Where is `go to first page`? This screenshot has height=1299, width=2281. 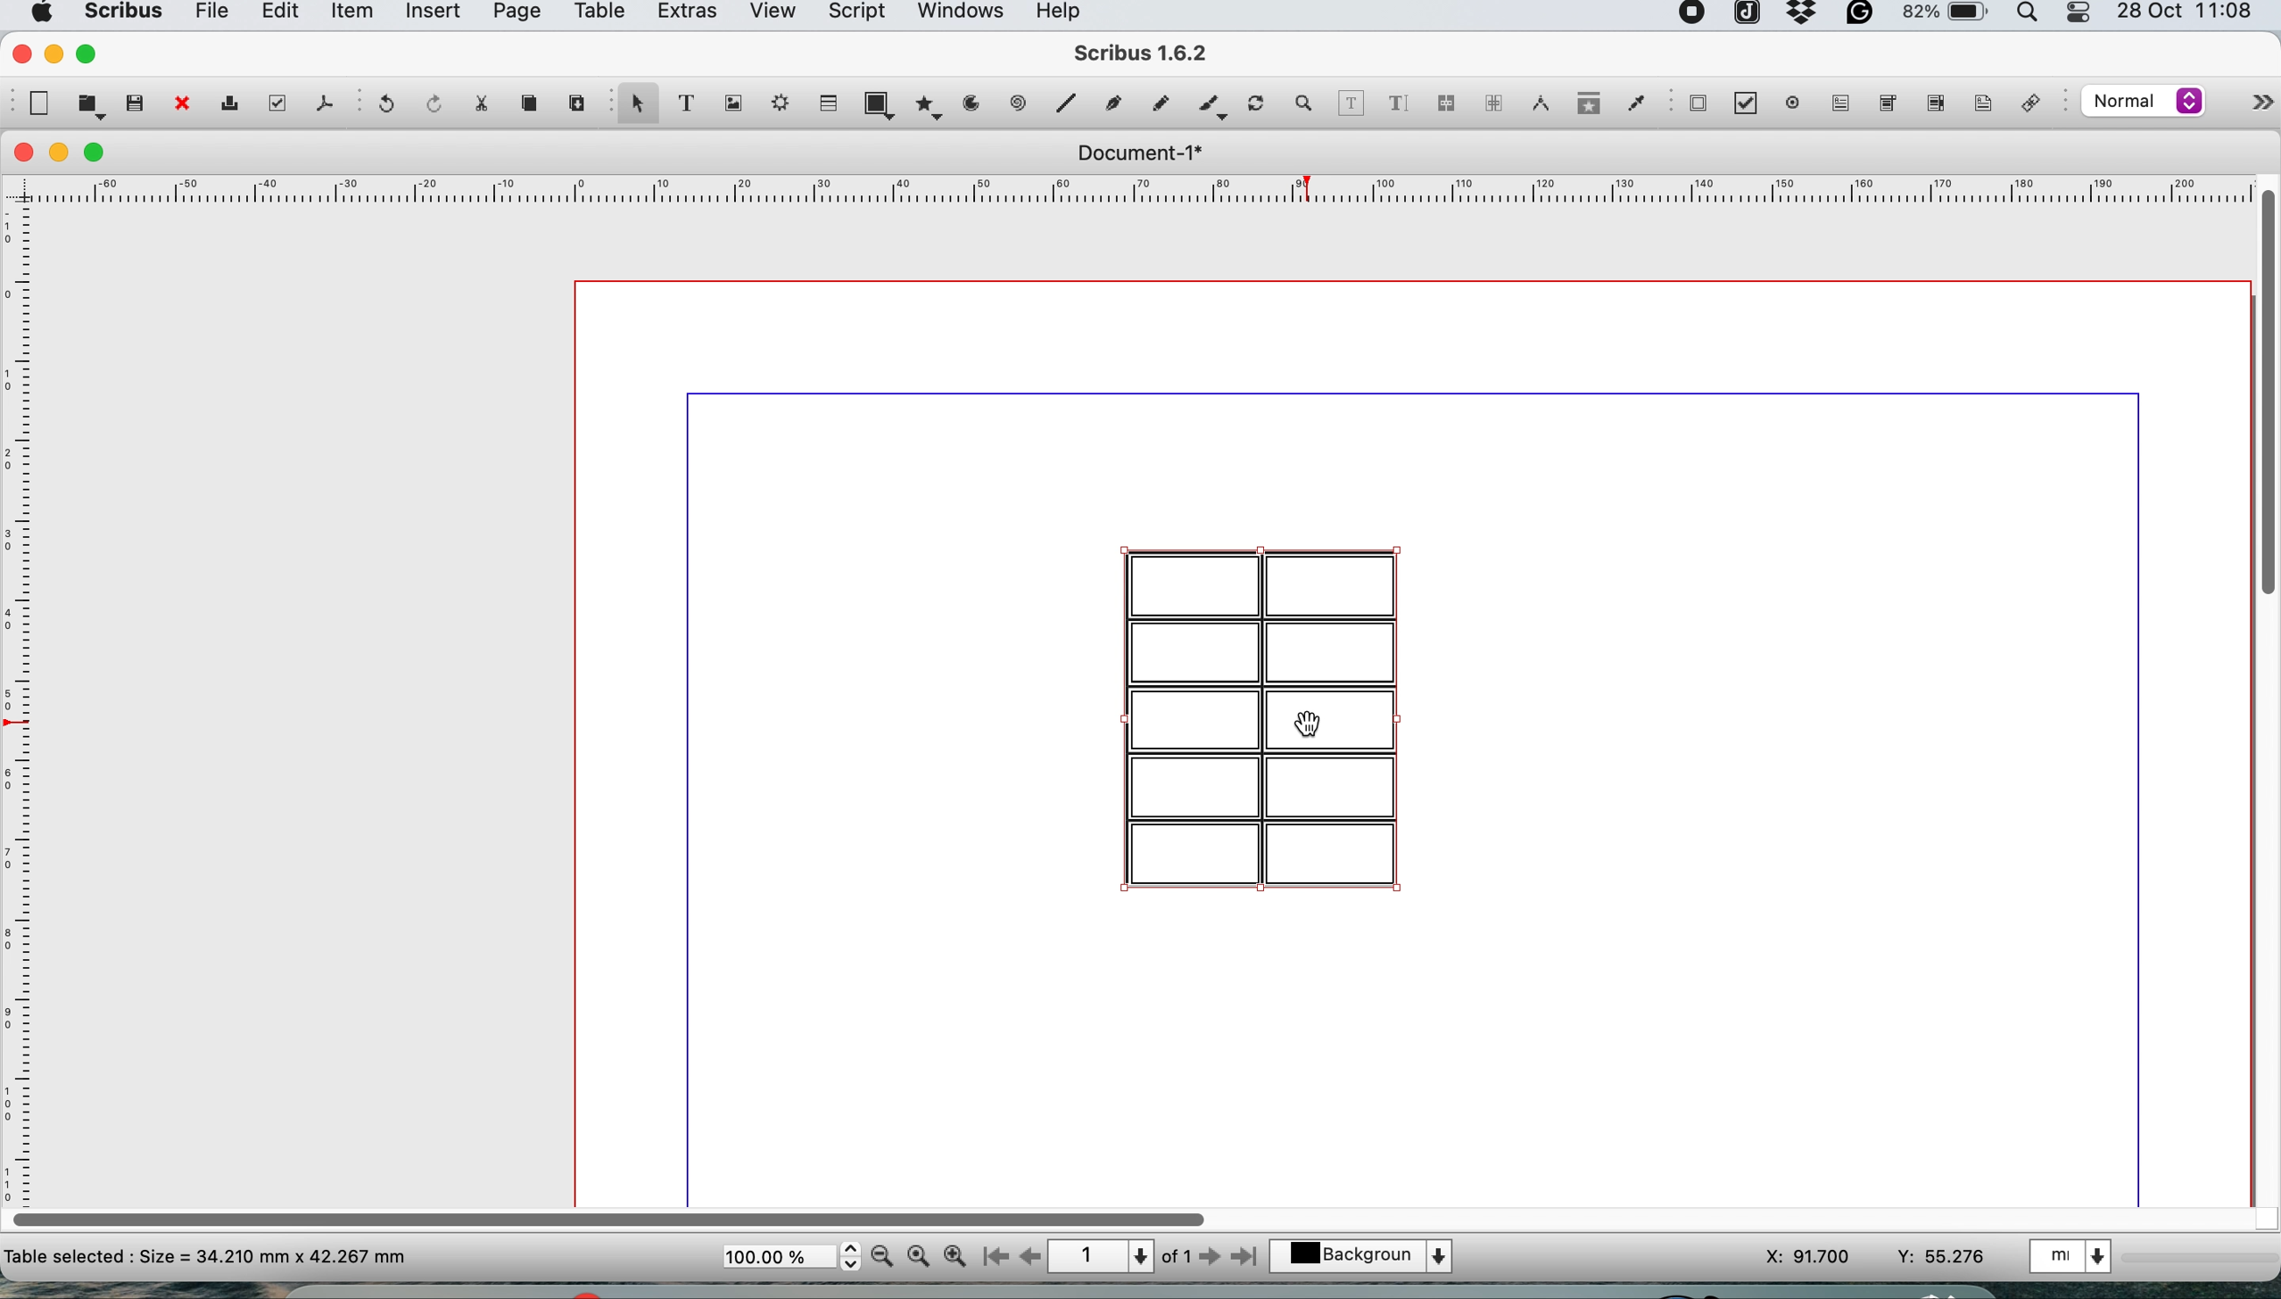
go to first page is located at coordinates (993, 1259).